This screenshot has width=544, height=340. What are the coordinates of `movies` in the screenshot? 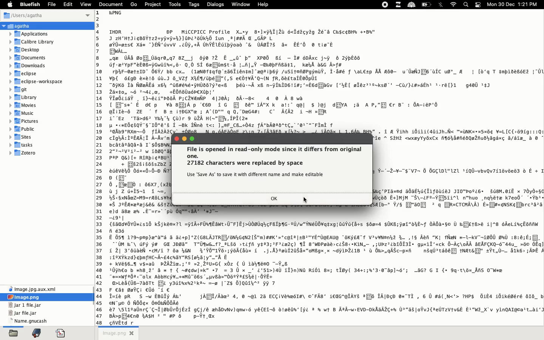 It's located at (23, 105).